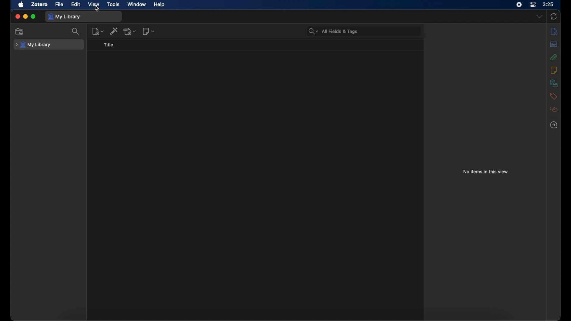 The height and width of the screenshot is (321, 571). What do you see at coordinates (40, 4) in the screenshot?
I see `zotero` at bounding box center [40, 4].